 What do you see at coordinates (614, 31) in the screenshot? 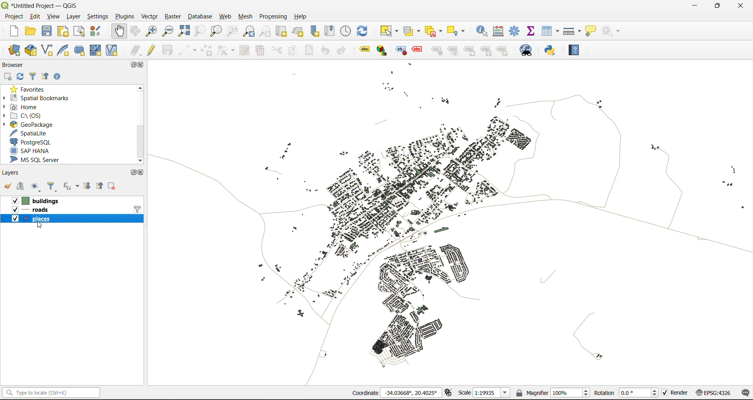
I see `no action` at bounding box center [614, 31].